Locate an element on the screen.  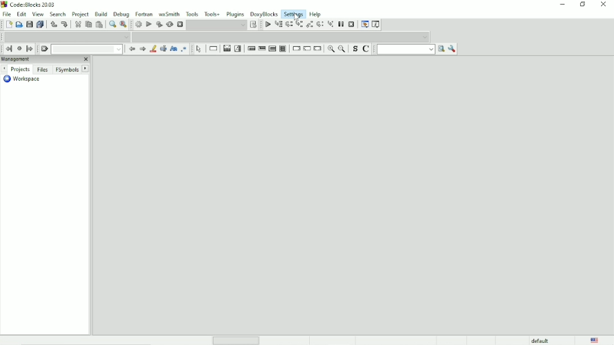
Instruction is located at coordinates (213, 49).